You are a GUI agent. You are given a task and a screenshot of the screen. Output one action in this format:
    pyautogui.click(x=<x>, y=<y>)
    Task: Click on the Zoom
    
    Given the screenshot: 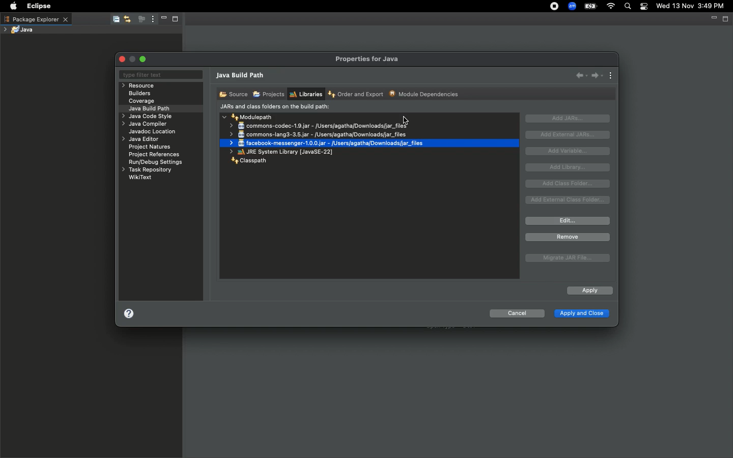 What is the action you would take?
    pyautogui.click(x=573, y=6)
    